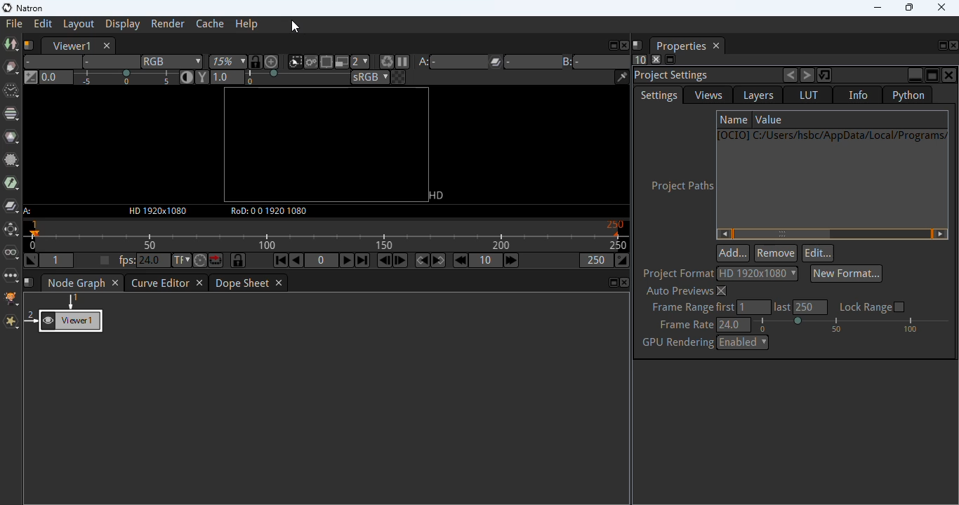 This screenshot has width=959, height=505. Describe the element at coordinates (12, 137) in the screenshot. I see `color` at that location.